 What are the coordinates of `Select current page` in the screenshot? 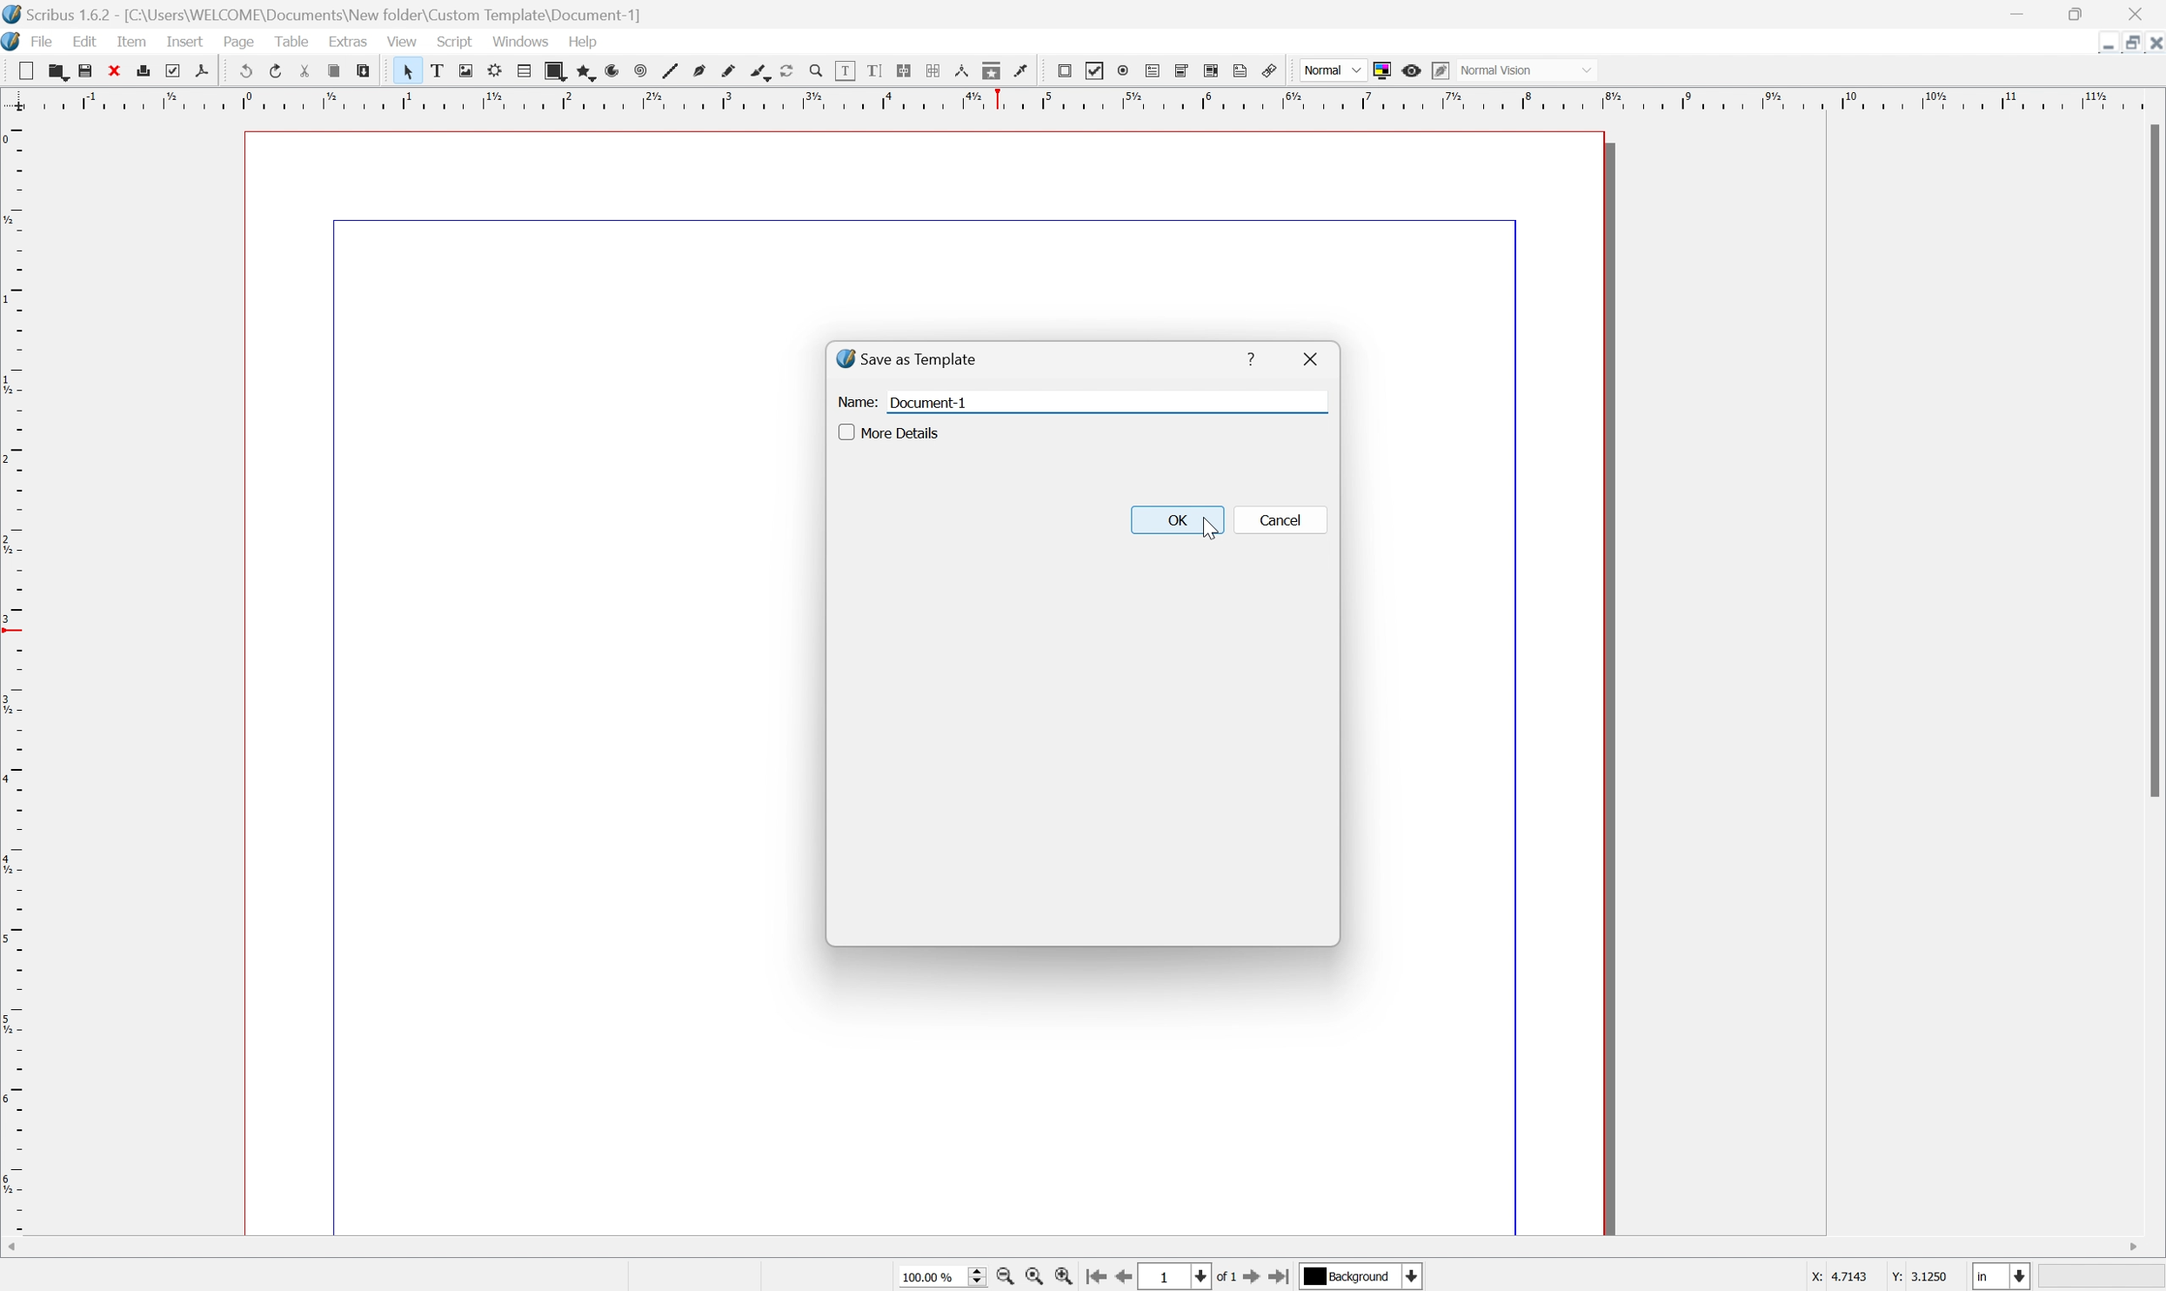 It's located at (1187, 1279).